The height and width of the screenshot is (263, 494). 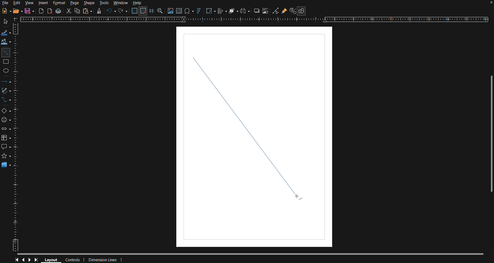 What do you see at coordinates (266, 11) in the screenshot?
I see `Crop Image` at bounding box center [266, 11].